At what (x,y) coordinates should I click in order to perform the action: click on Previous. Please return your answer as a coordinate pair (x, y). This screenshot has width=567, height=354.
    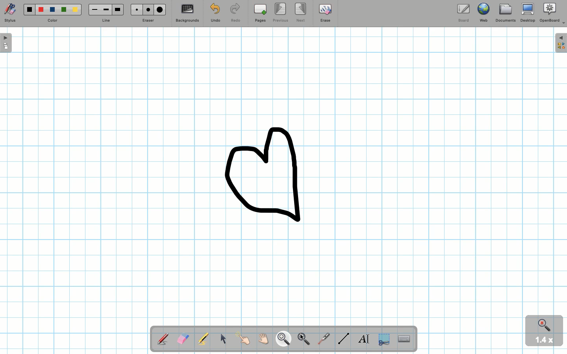
    Looking at the image, I should click on (280, 13).